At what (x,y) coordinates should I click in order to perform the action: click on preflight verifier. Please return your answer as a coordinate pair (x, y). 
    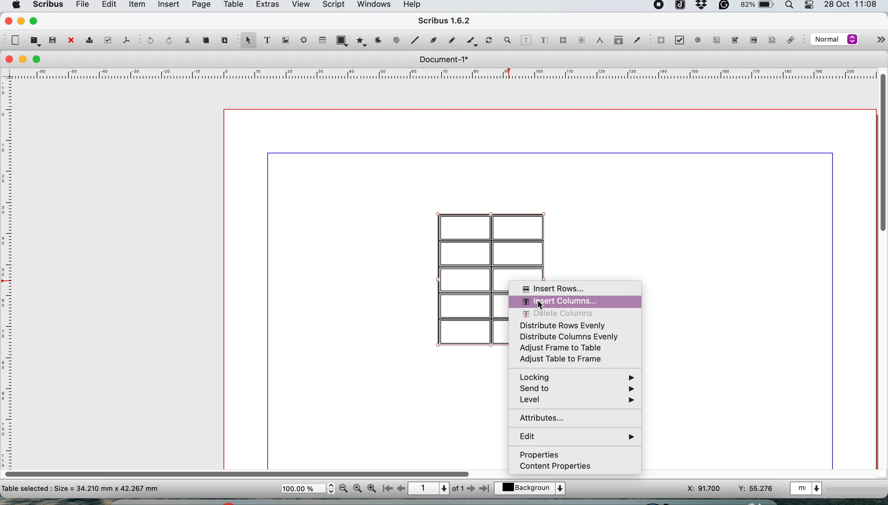
    Looking at the image, I should click on (106, 40).